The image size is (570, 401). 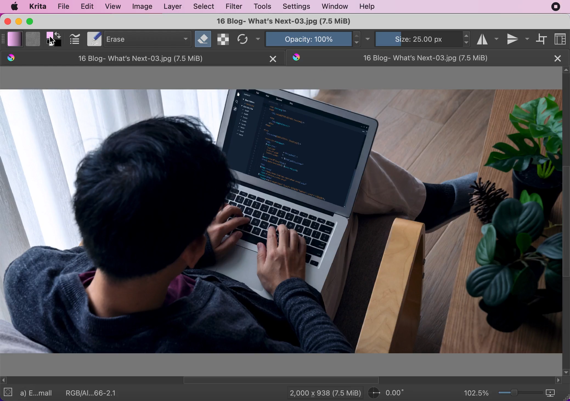 What do you see at coordinates (205, 7) in the screenshot?
I see `select` at bounding box center [205, 7].